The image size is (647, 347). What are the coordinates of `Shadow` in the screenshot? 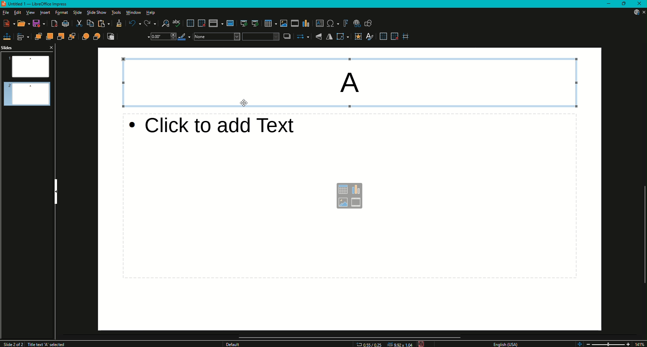 It's located at (287, 36).